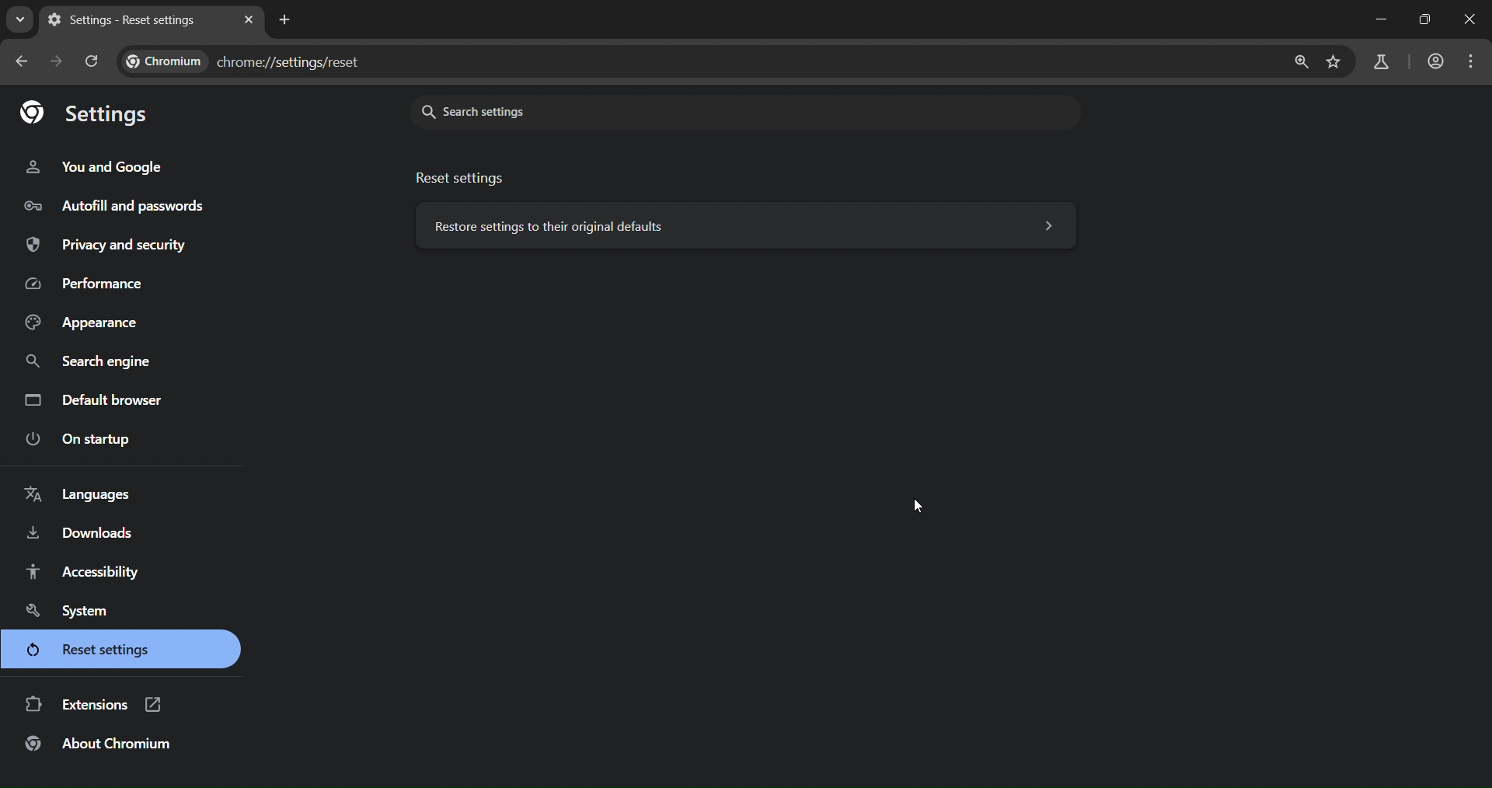  I want to click on on startup, so click(84, 438).